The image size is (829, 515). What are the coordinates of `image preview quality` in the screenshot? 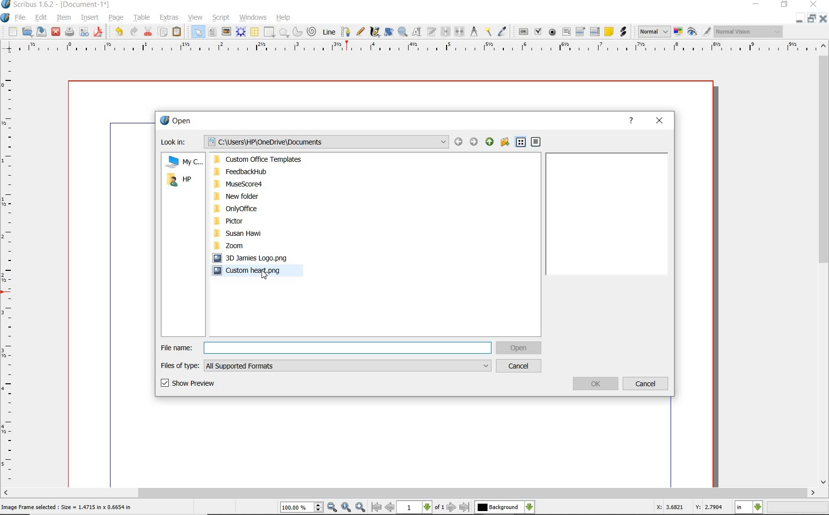 It's located at (653, 31).